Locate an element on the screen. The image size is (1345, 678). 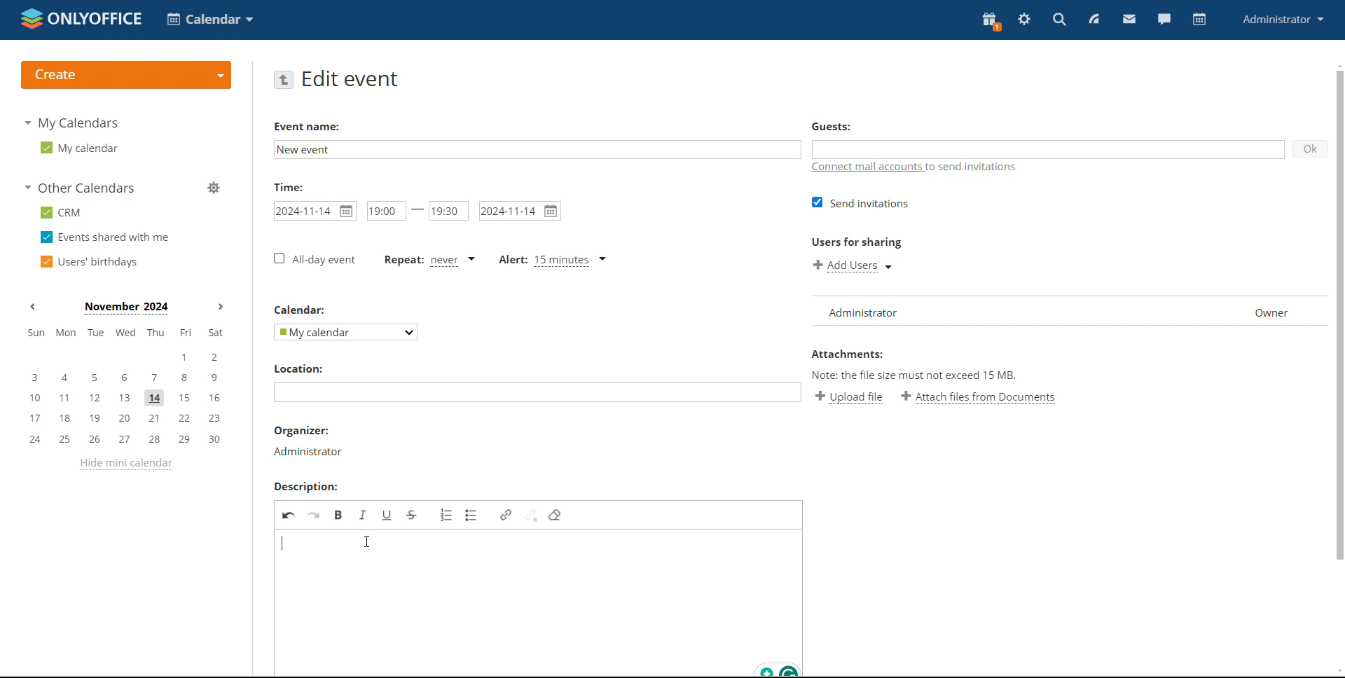
end time is located at coordinates (448, 212).